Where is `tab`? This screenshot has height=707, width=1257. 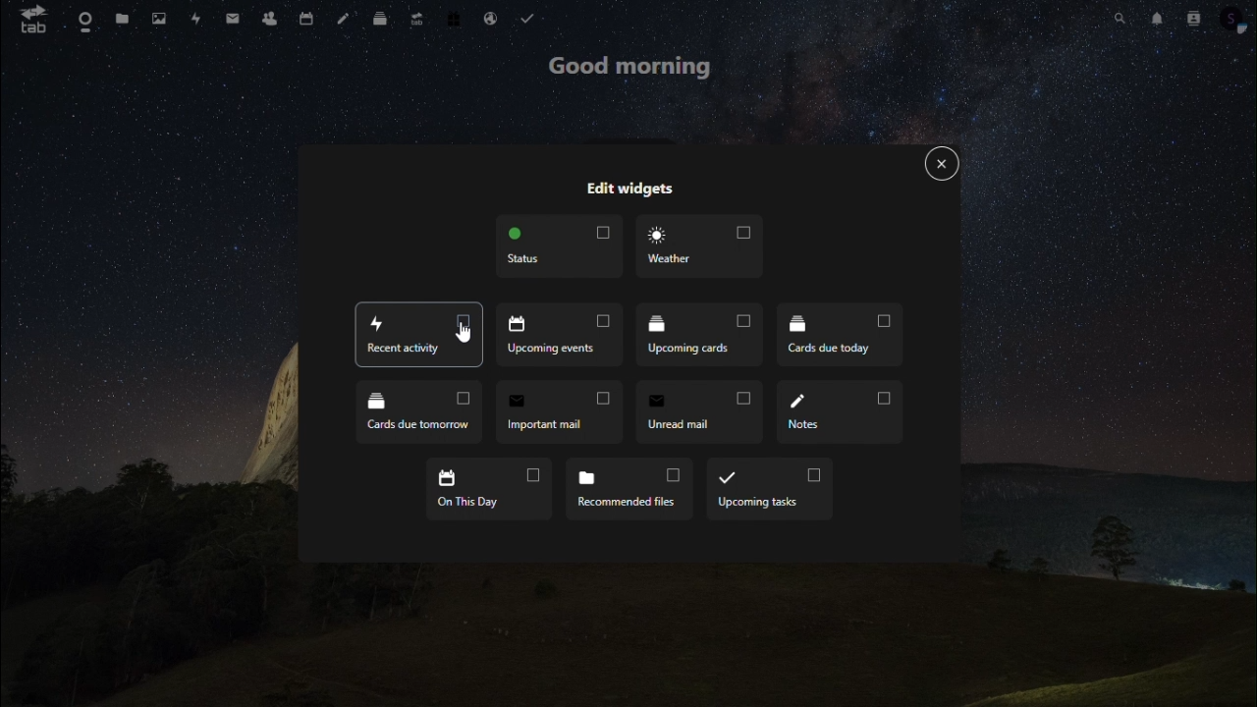 tab is located at coordinates (27, 22).